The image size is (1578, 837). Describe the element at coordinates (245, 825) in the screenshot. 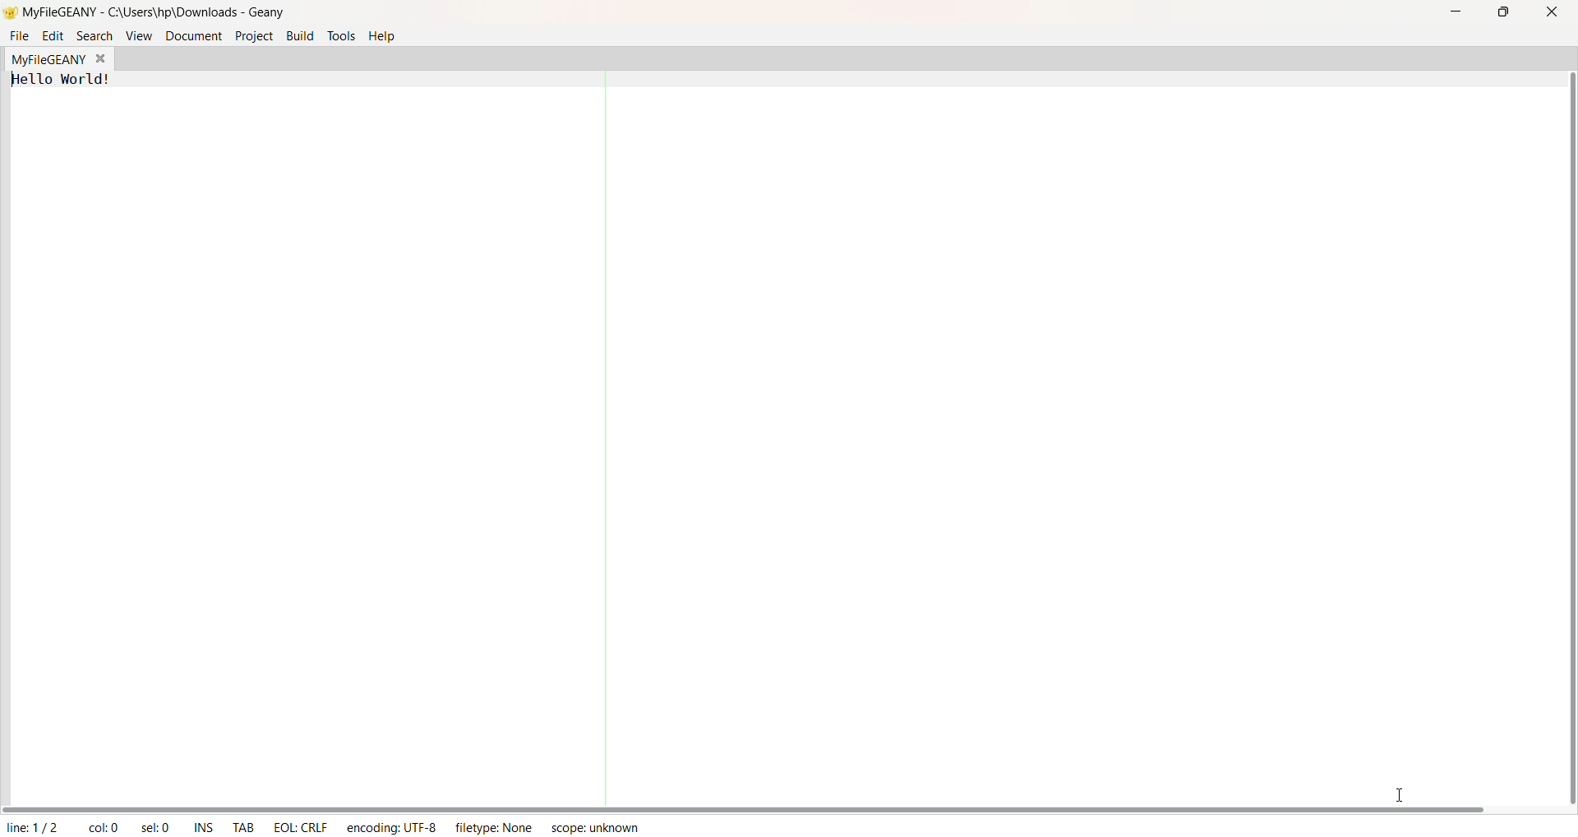

I see `TAB` at that location.